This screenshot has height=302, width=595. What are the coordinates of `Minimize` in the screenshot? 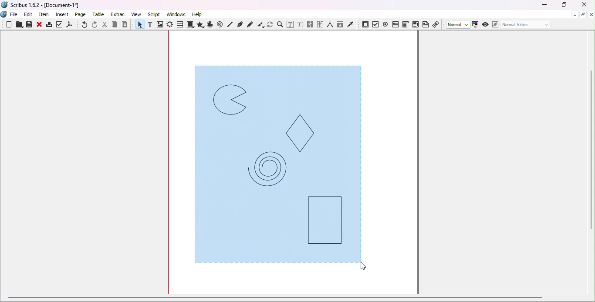 It's located at (544, 5).